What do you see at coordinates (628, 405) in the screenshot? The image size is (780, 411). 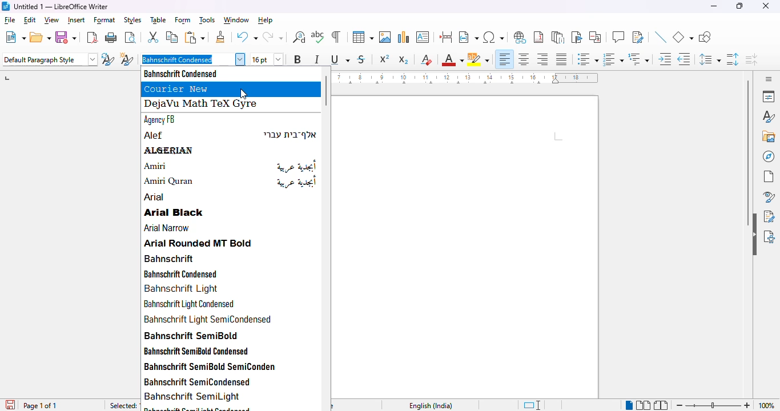 I see `single-page view` at bounding box center [628, 405].